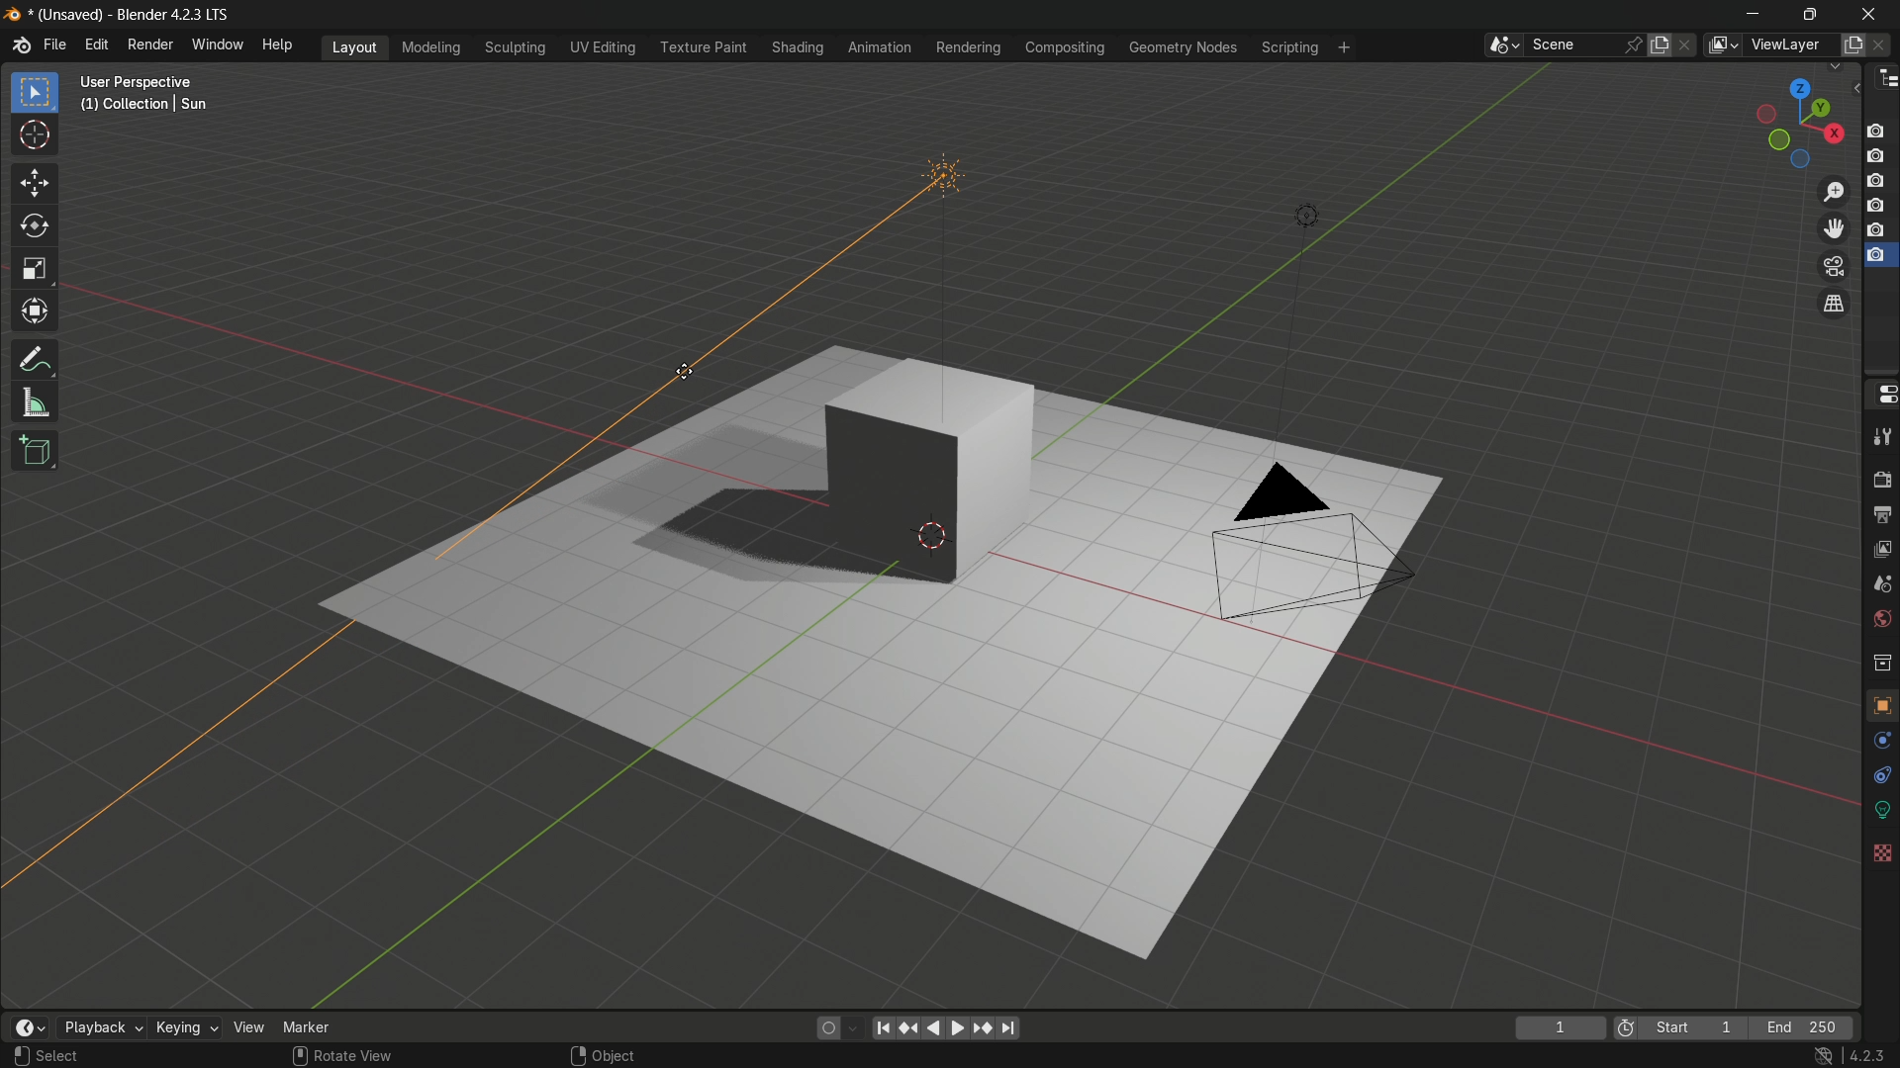 This screenshot has width=1900, height=1068. What do you see at coordinates (1068, 47) in the screenshot?
I see `compositing` at bounding box center [1068, 47].